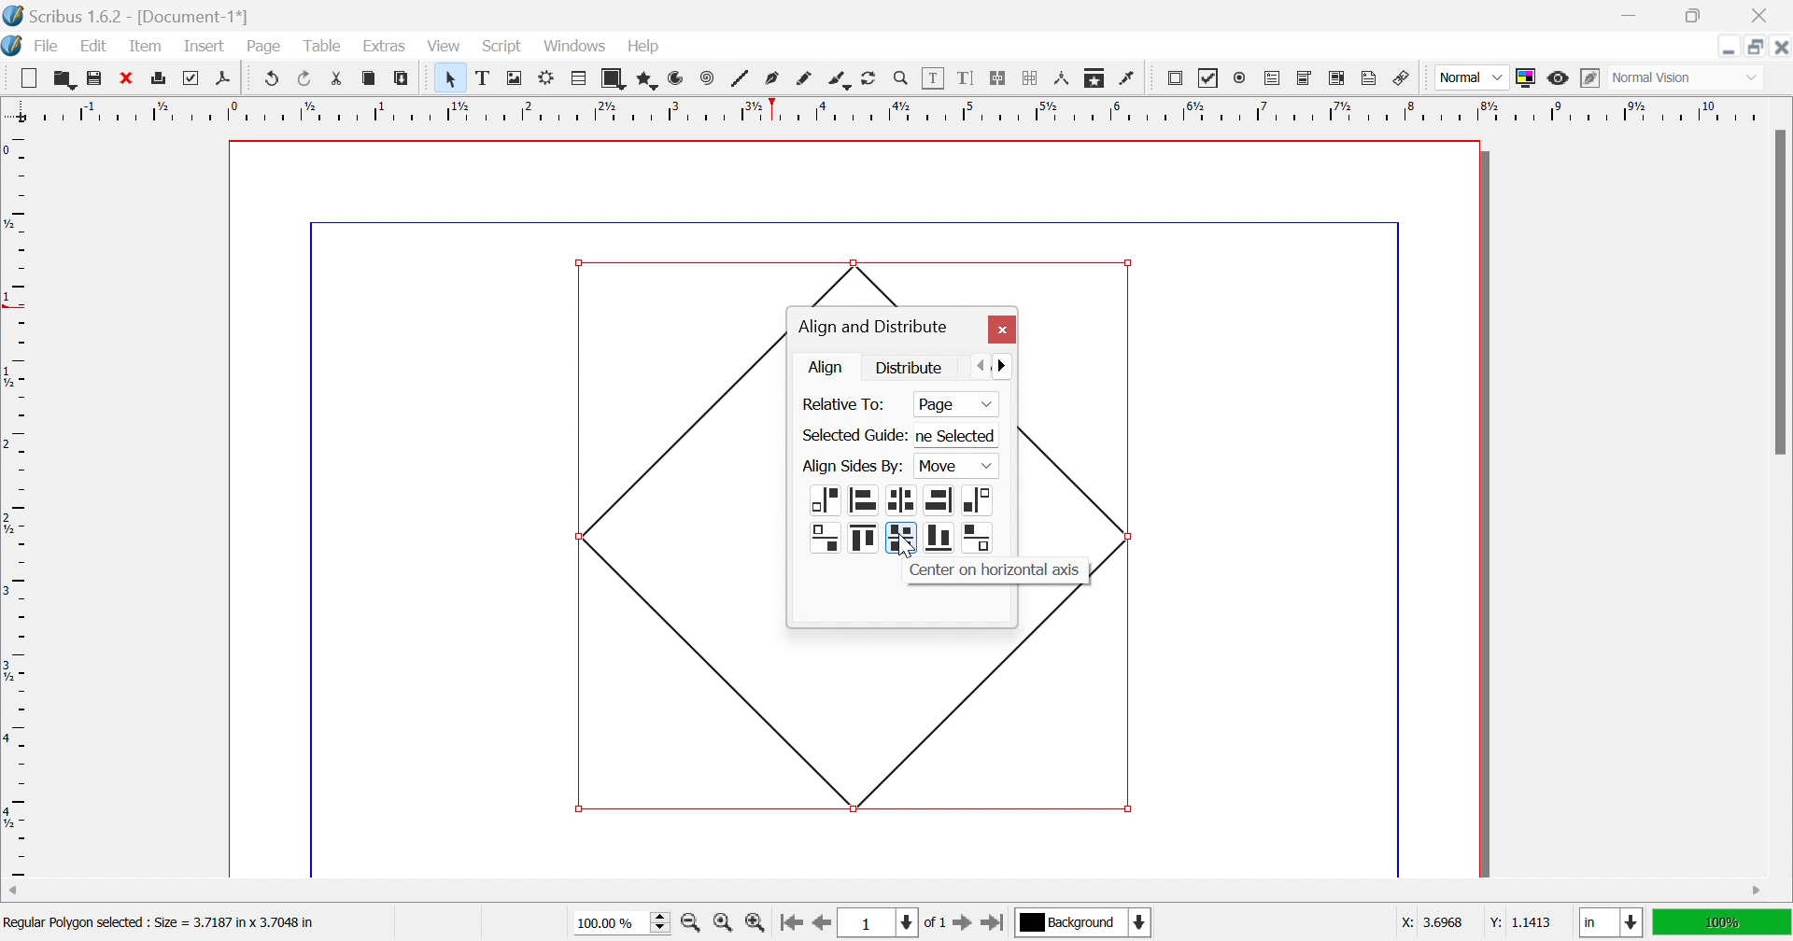 The image size is (1793, 941). Describe the element at coordinates (996, 78) in the screenshot. I see `Link text frames` at that location.